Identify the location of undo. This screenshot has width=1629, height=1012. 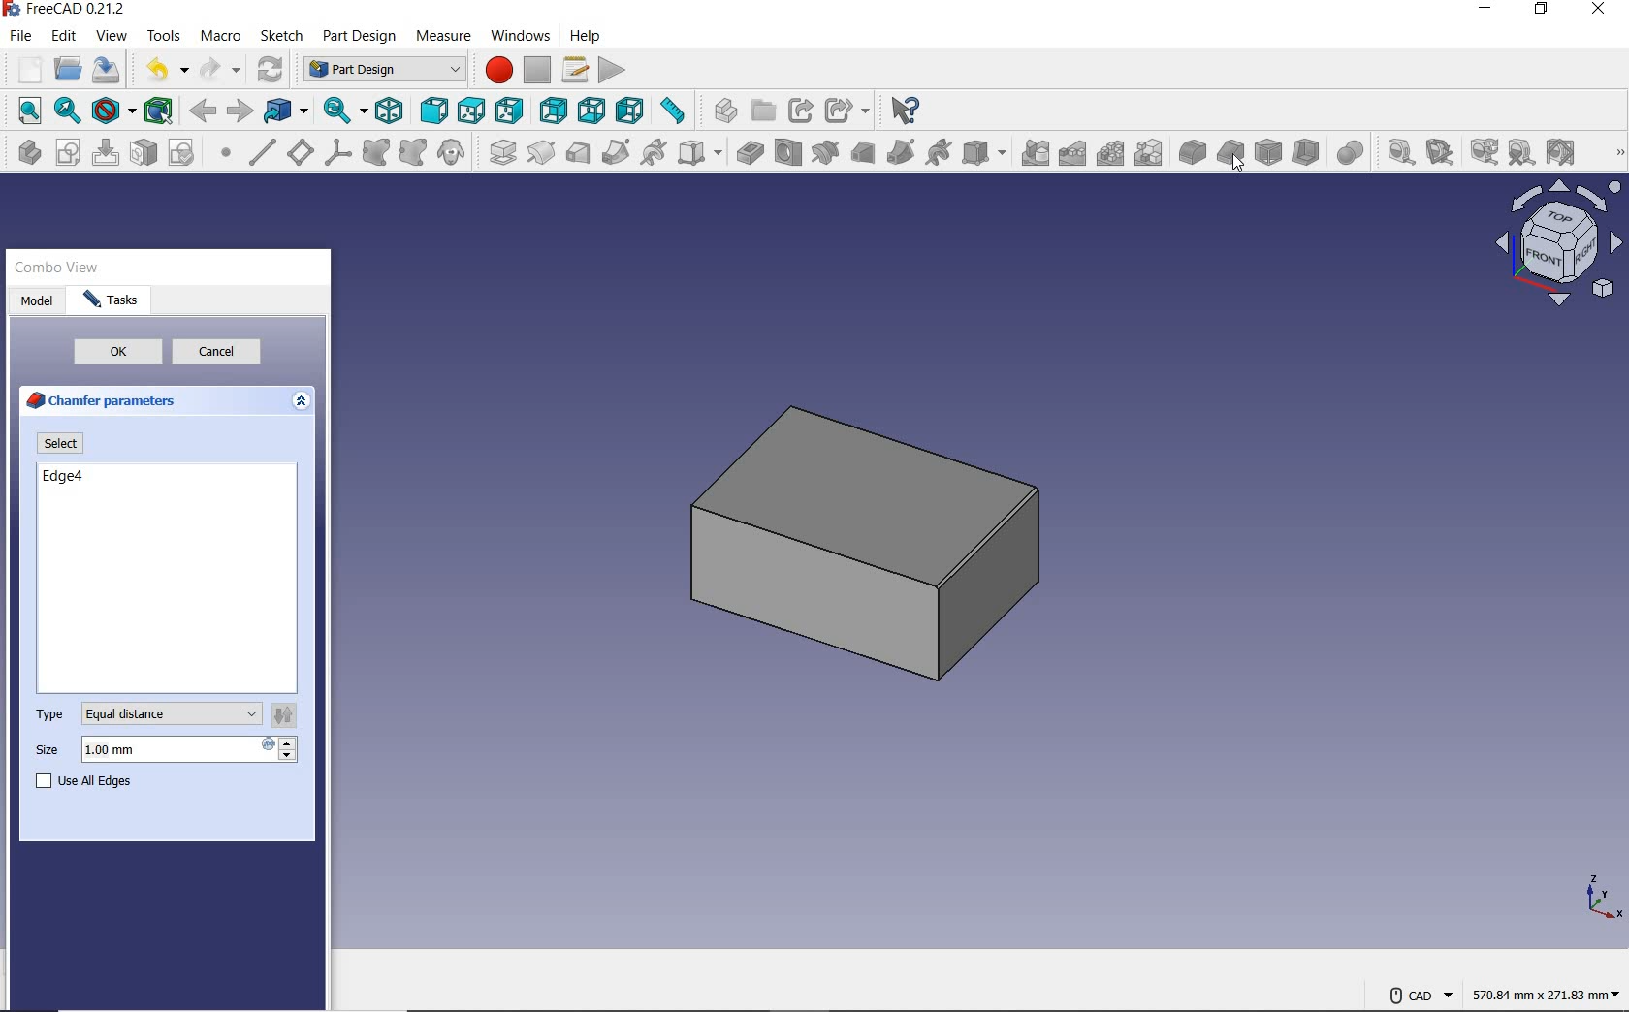
(163, 70).